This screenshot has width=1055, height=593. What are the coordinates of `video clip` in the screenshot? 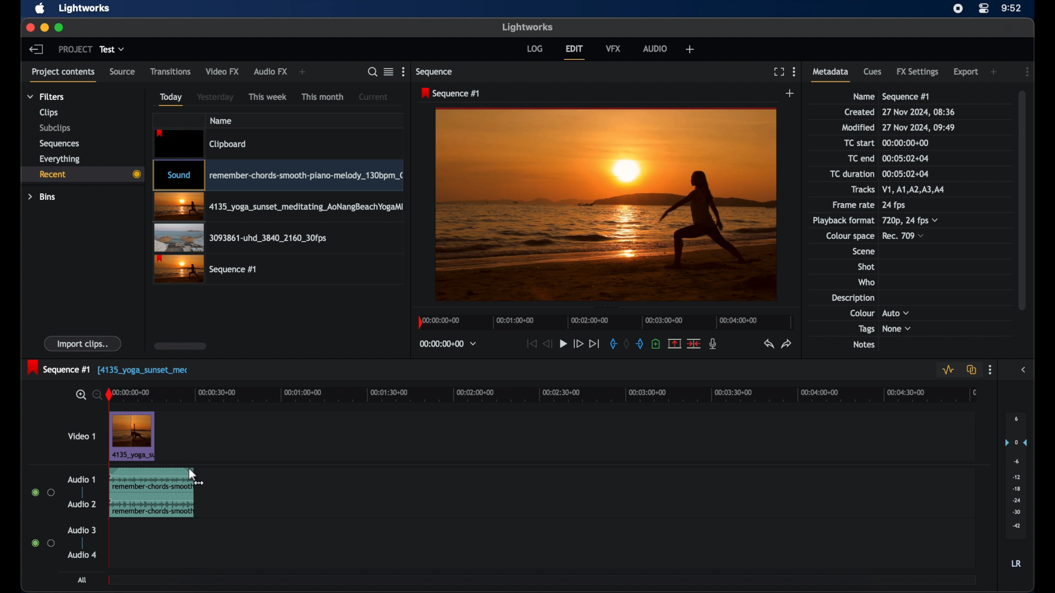 It's located at (241, 238).